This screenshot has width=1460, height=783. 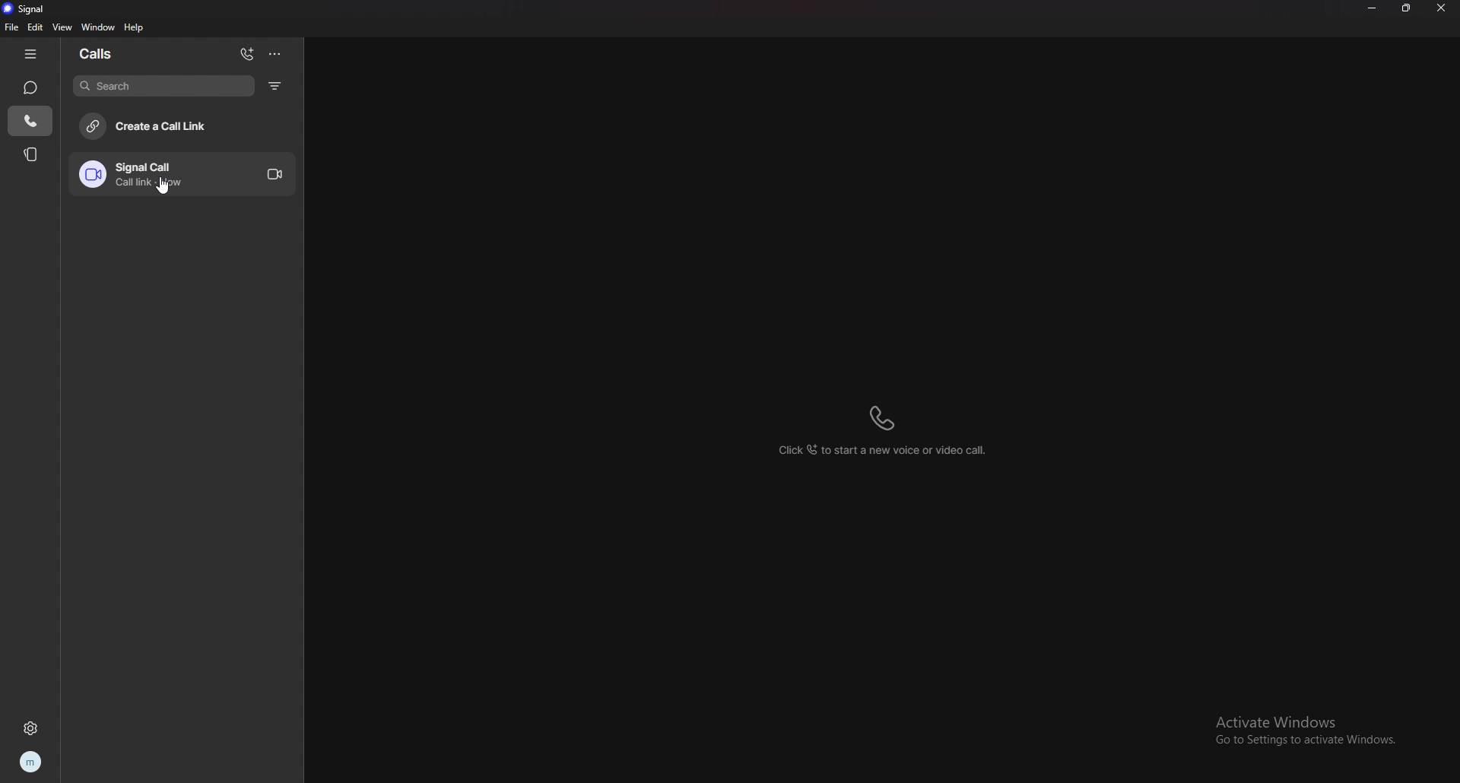 What do you see at coordinates (135, 27) in the screenshot?
I see `help` at bounding box center [135, 27].